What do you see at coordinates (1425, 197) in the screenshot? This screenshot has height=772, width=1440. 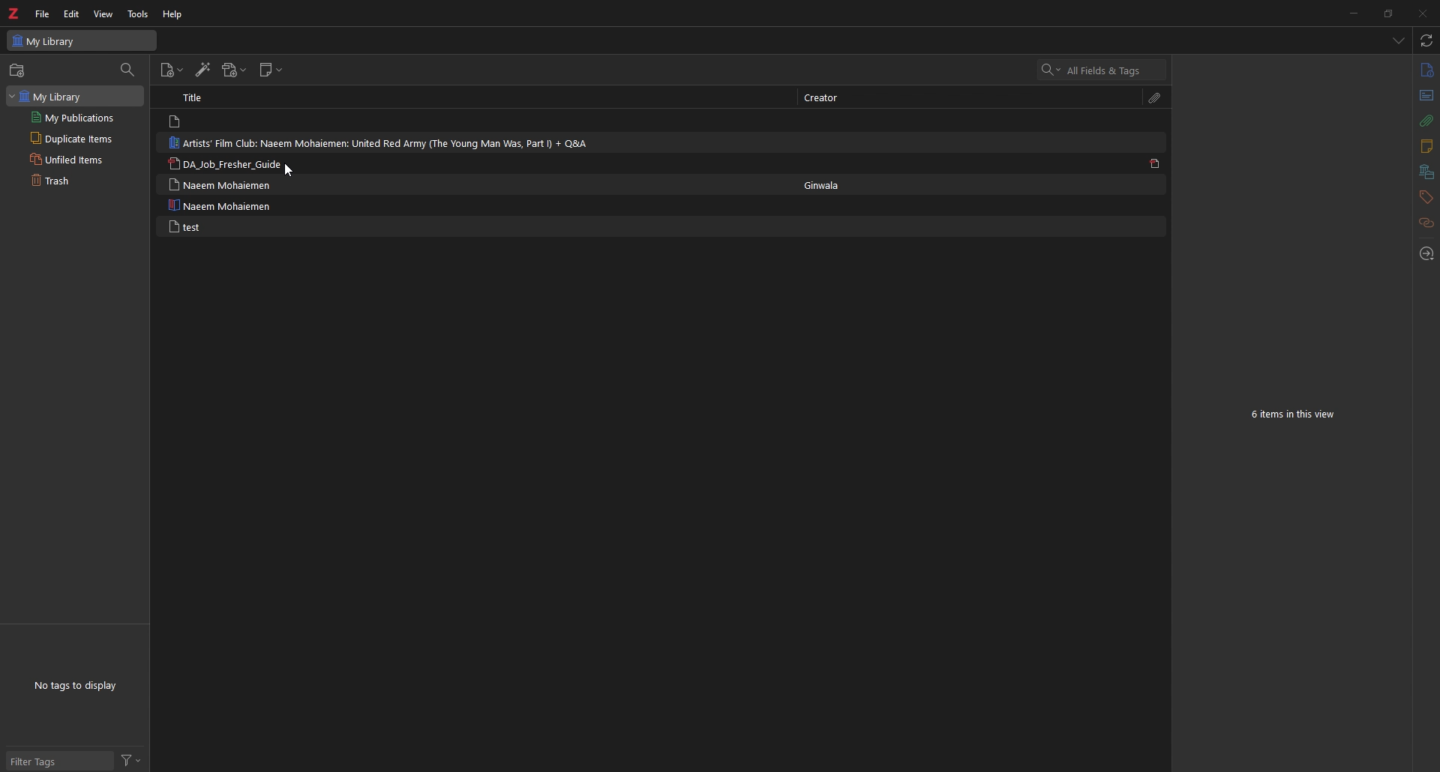 I see `tags` at bounding box center [1425, 197].